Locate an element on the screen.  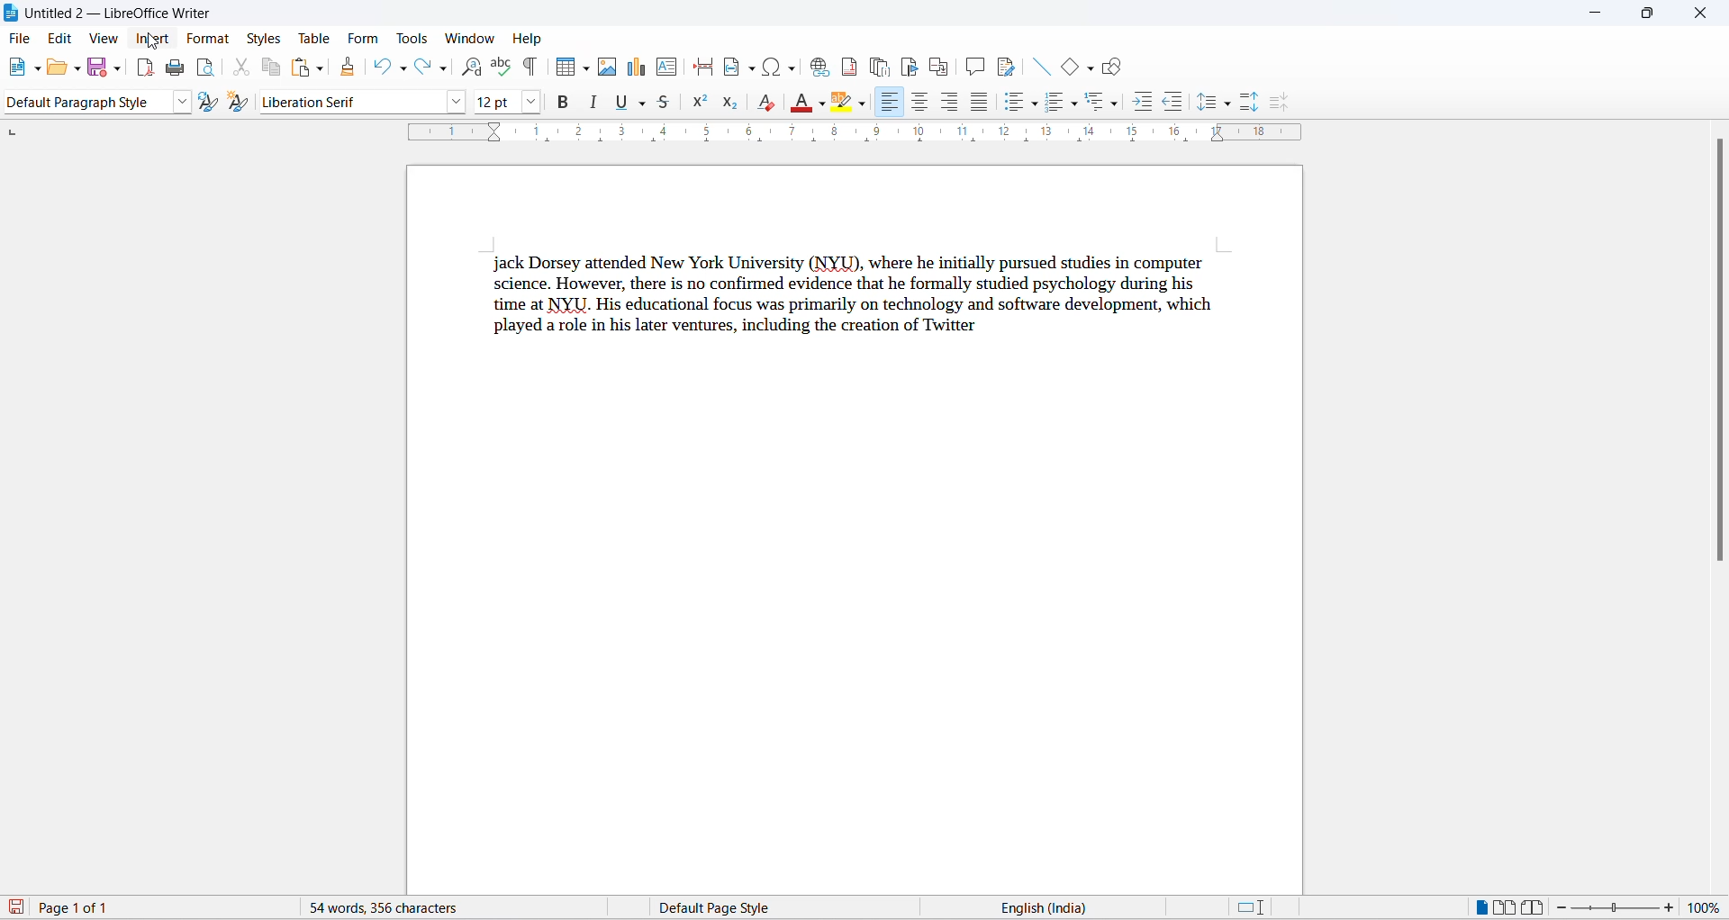
paragraph style is located at coordinates (89, 102).